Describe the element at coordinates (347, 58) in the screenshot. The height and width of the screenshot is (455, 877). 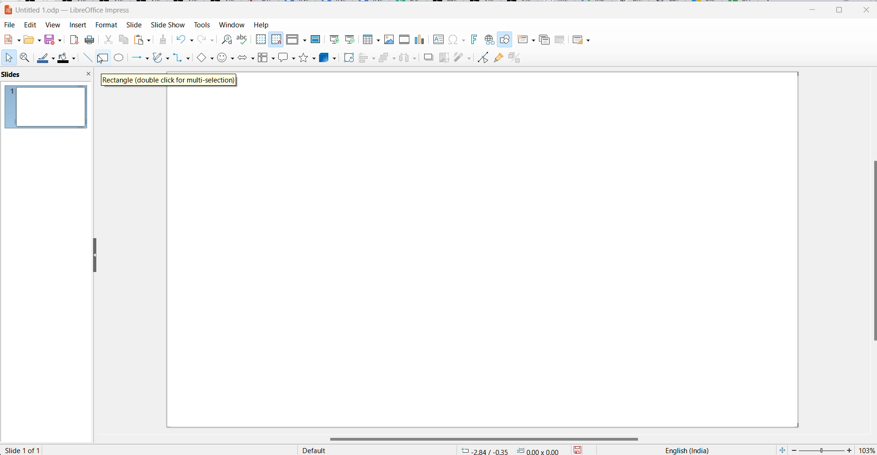
I see `rotate` at that location.